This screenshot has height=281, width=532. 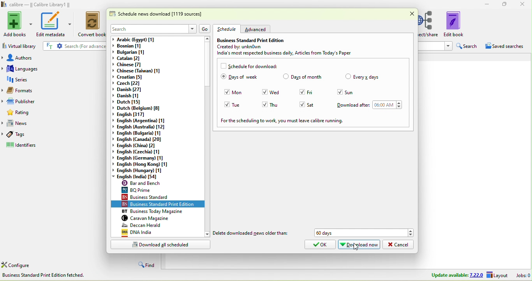 What do you see at coordinates (147, 28) in the screenshot?
I see `search` at bounding box center [147, 28].